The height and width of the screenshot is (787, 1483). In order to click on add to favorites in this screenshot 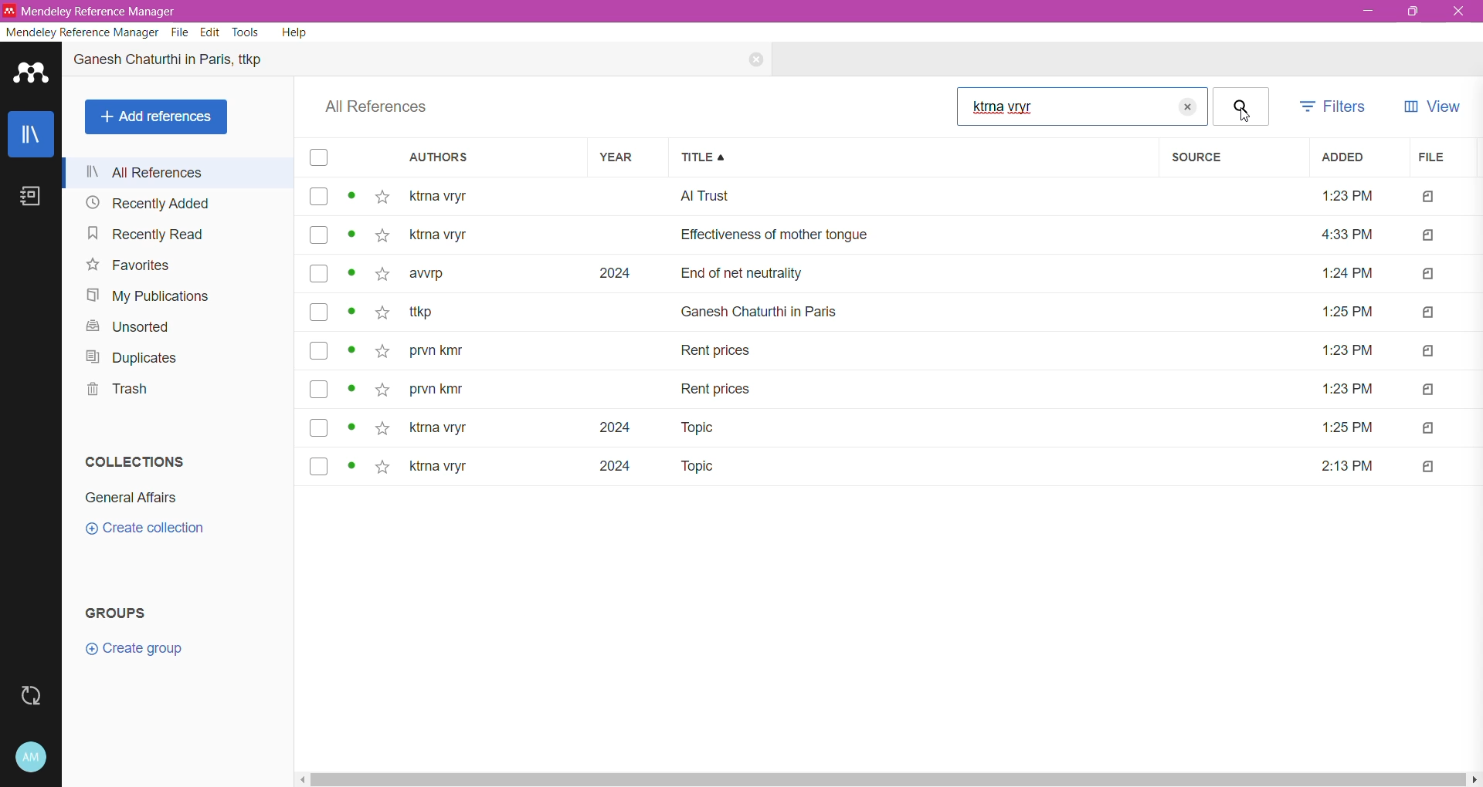, I will do `click(384, 235)`.